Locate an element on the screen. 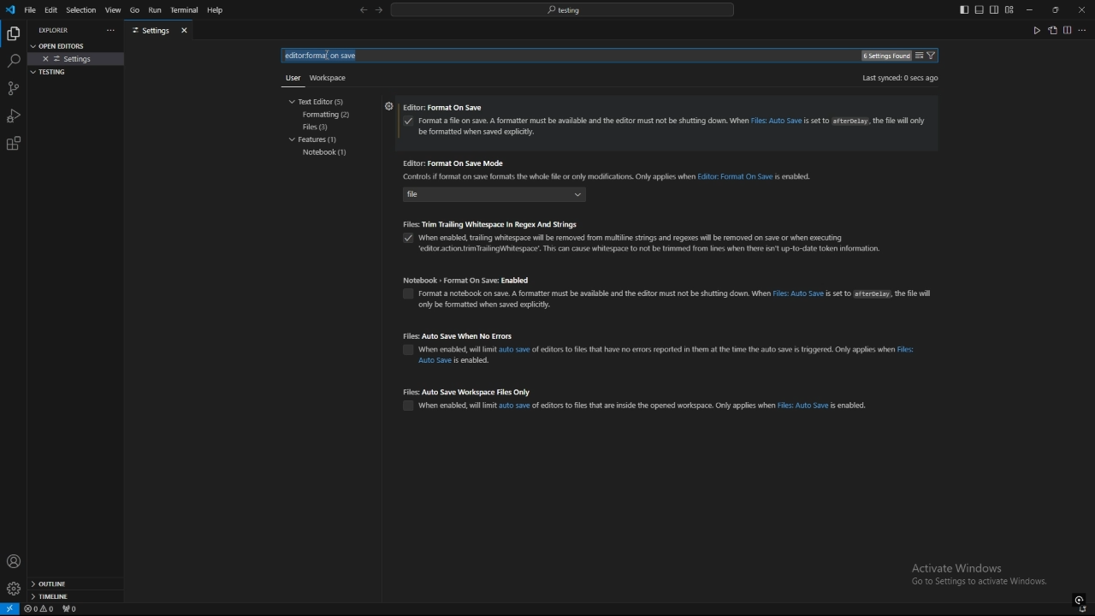 The width and height of the screenshot is (1095, 616). search is located at coordinates (13, 62).